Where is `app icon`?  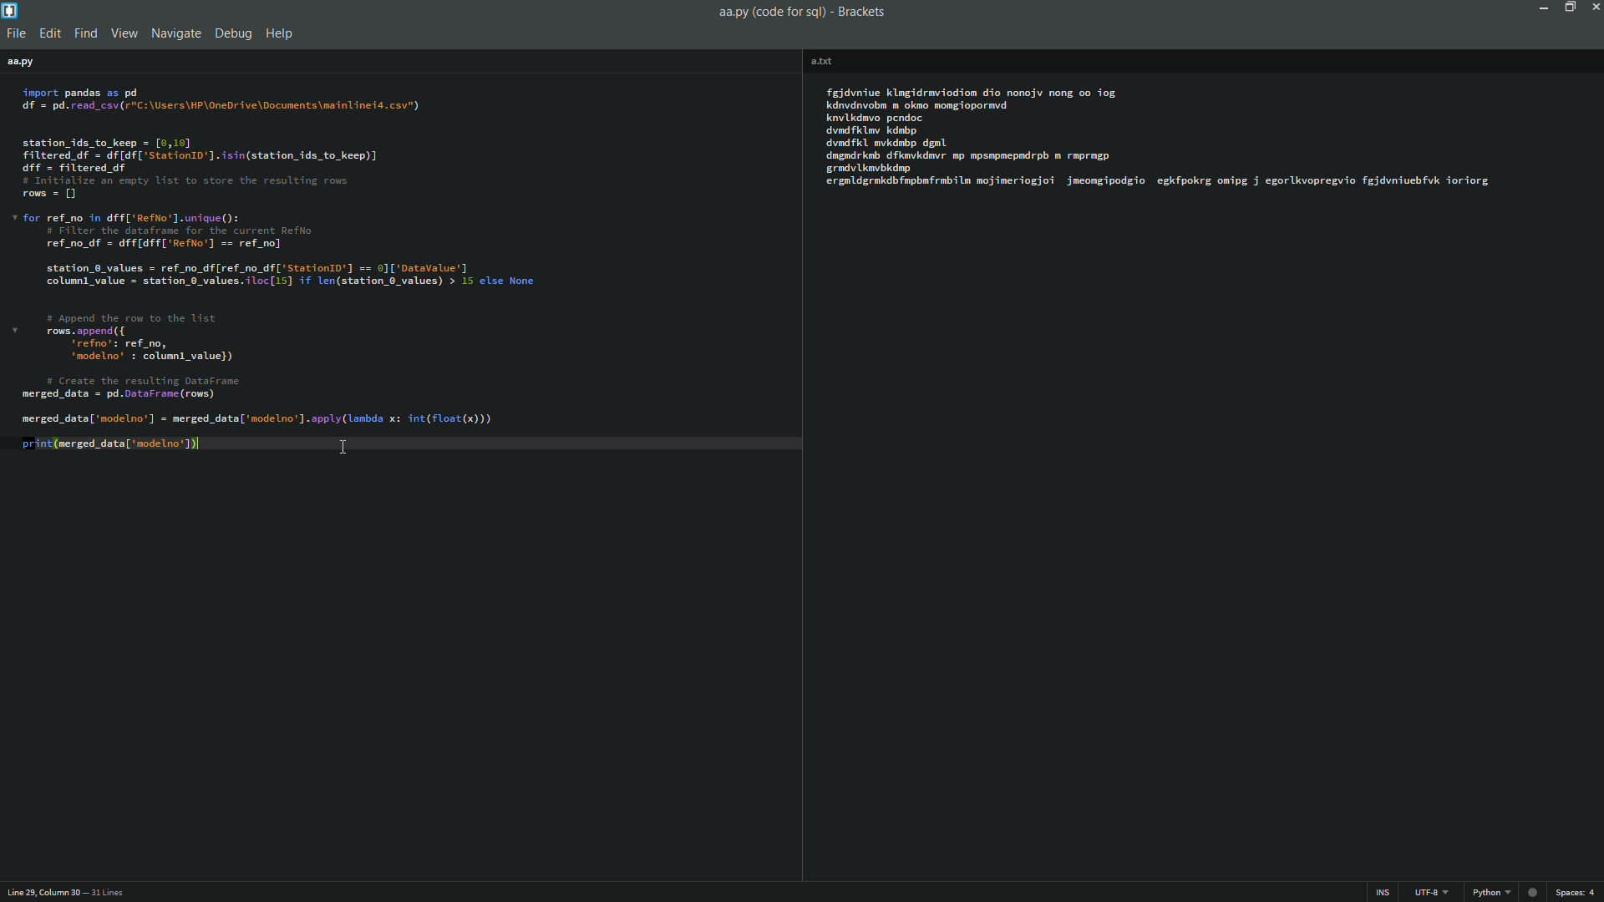
app icon is located at coordinates (11, 11).